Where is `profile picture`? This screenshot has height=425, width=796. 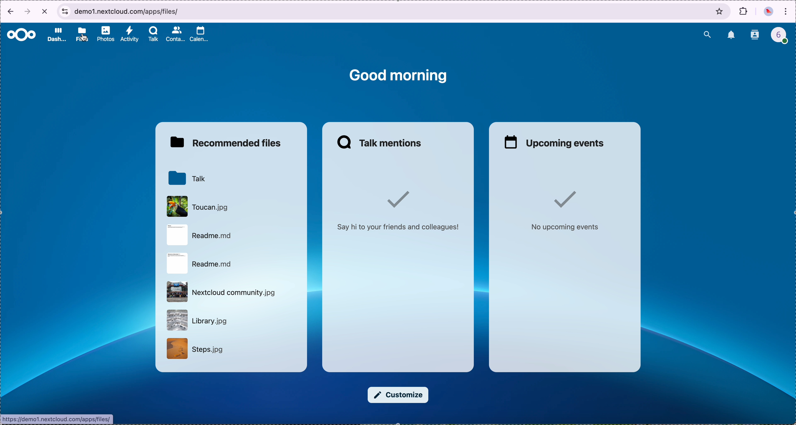 profile picture is located at coordinates (768, 12).